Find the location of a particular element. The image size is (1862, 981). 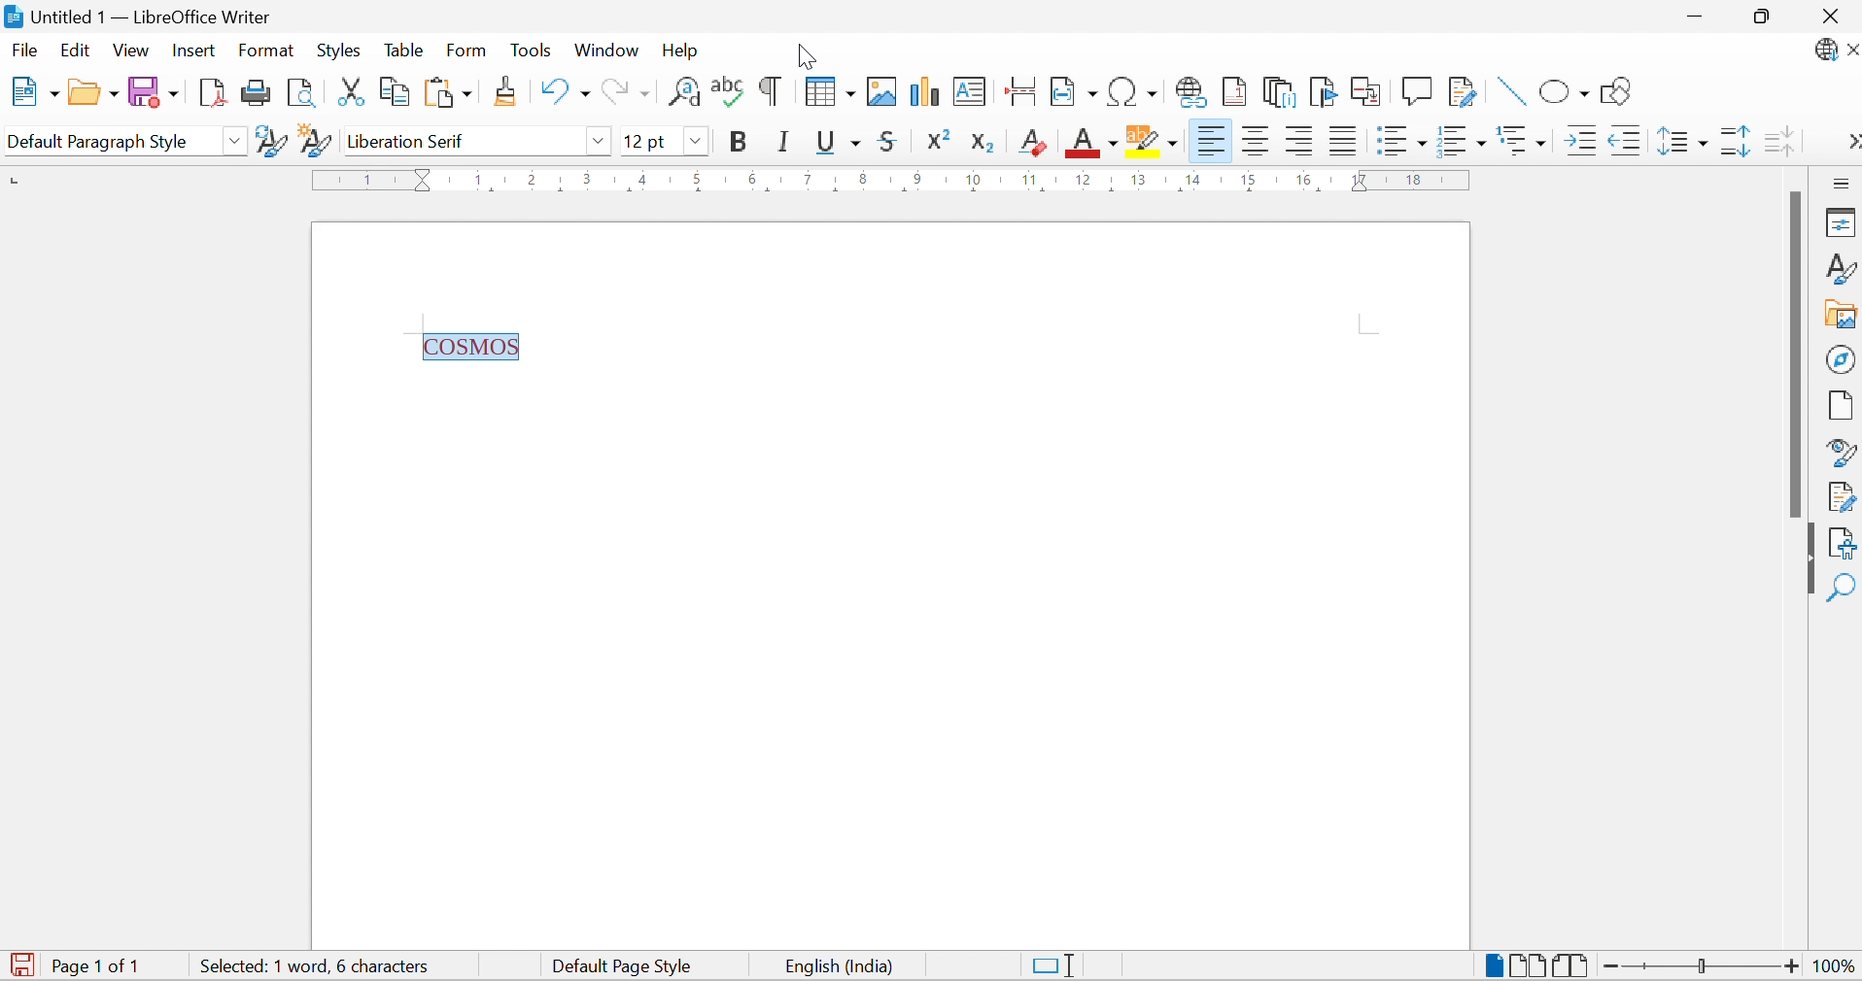

Liberation Serif is located at coordinates (413, 142).